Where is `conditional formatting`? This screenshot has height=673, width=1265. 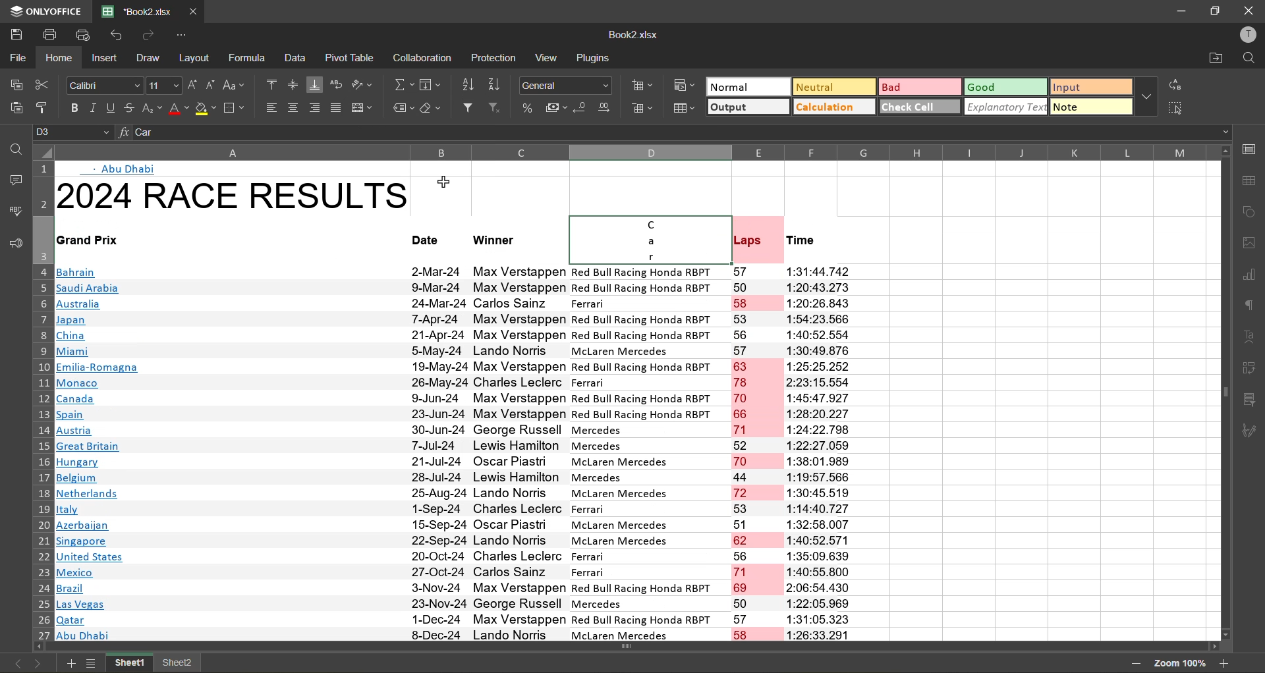 conditional formatting is located at coordinates (687, 86).